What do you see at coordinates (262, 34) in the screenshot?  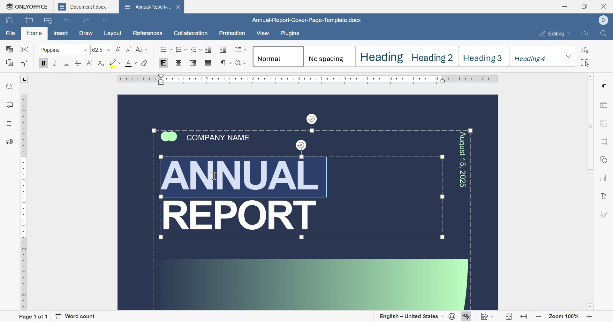 I see `view` at bounding box center [262, 34].